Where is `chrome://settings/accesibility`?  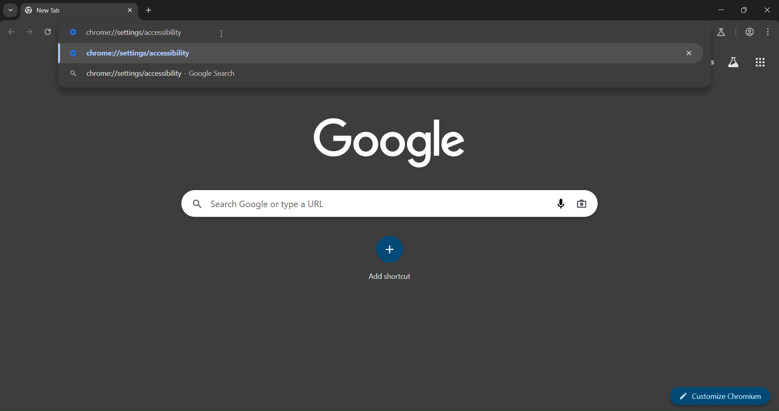 chrome://settings/accesibility is located at coordinates (133, 54).